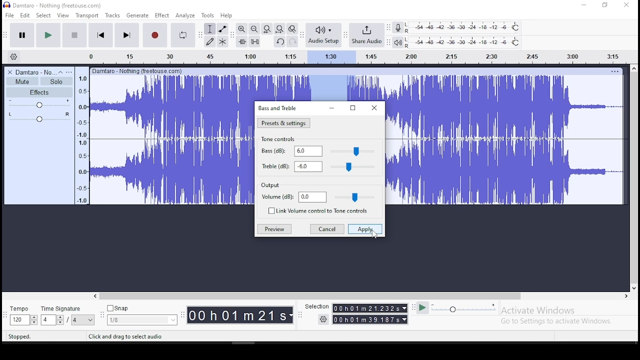 The image size is (640, 360). I want to click on control, so click(354, 167).